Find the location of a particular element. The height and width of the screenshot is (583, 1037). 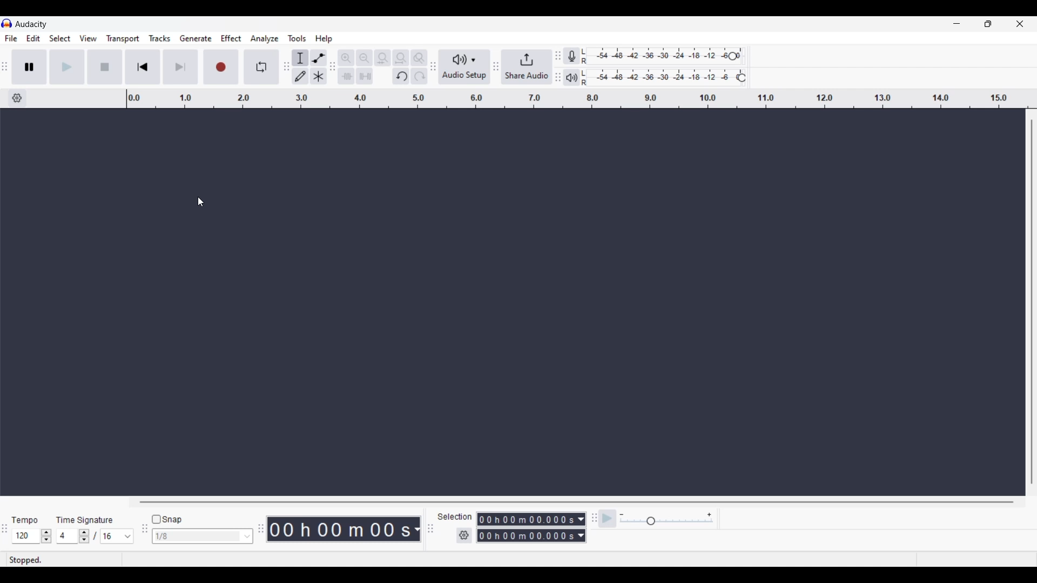

Trim audio outside selection is located at coordinates (346, 76).